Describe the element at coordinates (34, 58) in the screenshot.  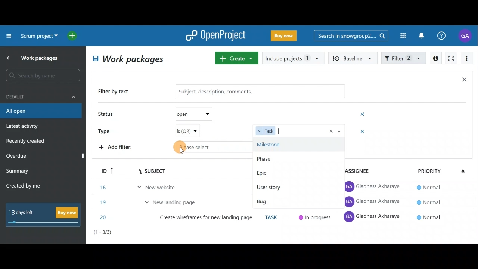
I see `Work packages` at that location.